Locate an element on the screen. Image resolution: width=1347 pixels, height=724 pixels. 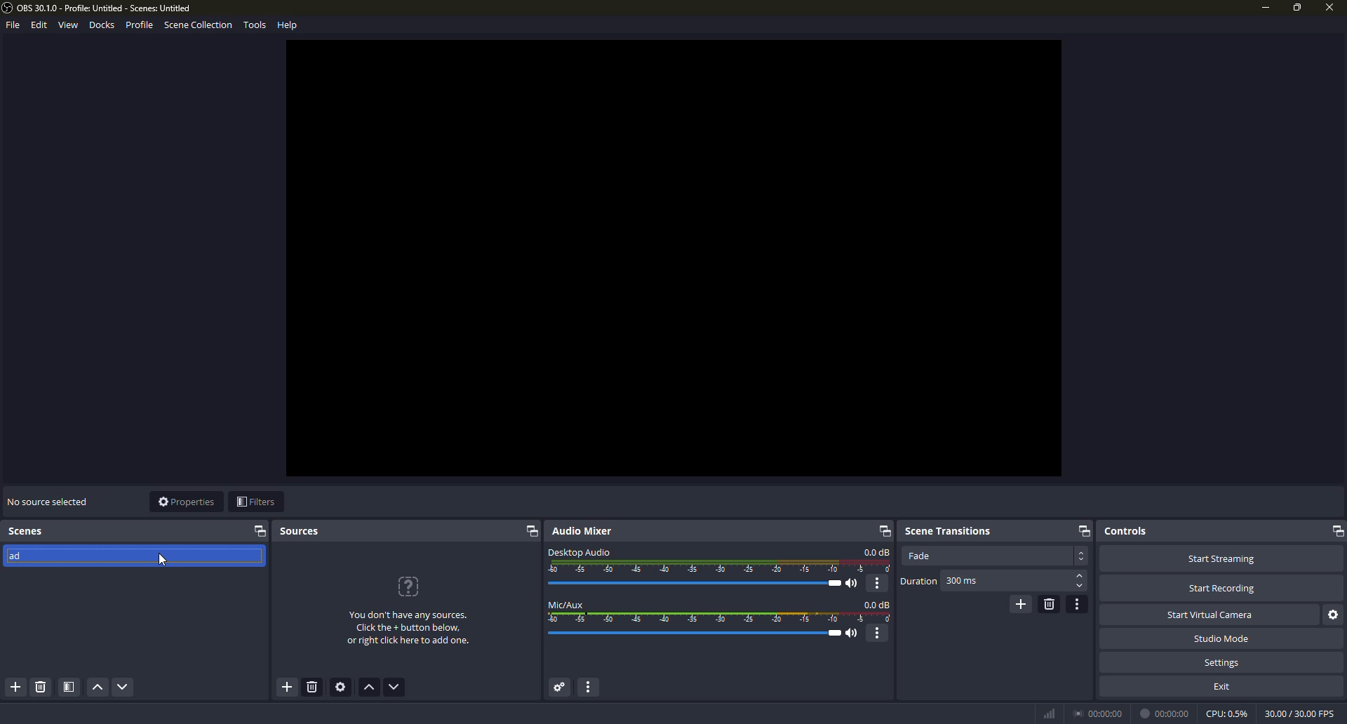
300 ms is located at coordinates (963, 582).